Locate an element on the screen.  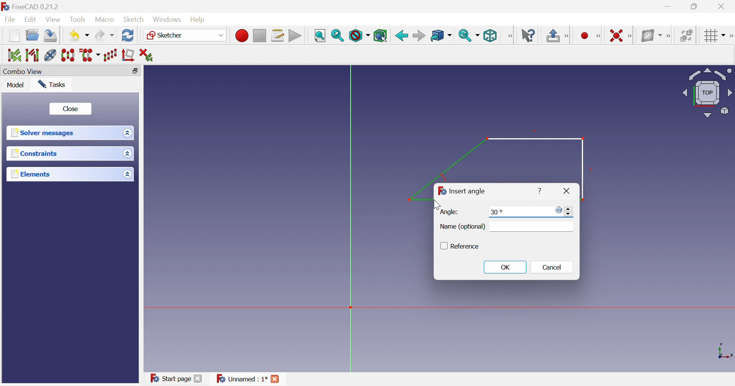
Close is located at coordinates (565, 191).